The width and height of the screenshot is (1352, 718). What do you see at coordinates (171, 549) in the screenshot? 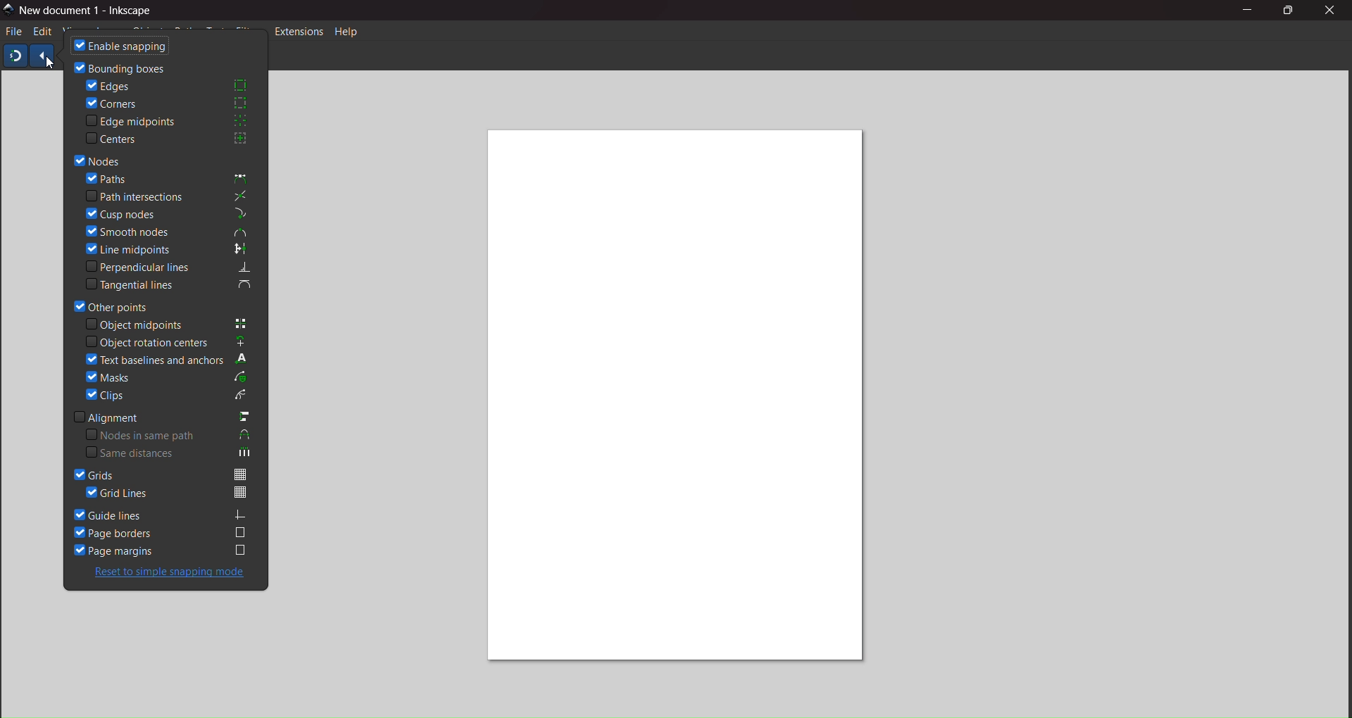
I see `Page margin` at bounding box center [171, 549].